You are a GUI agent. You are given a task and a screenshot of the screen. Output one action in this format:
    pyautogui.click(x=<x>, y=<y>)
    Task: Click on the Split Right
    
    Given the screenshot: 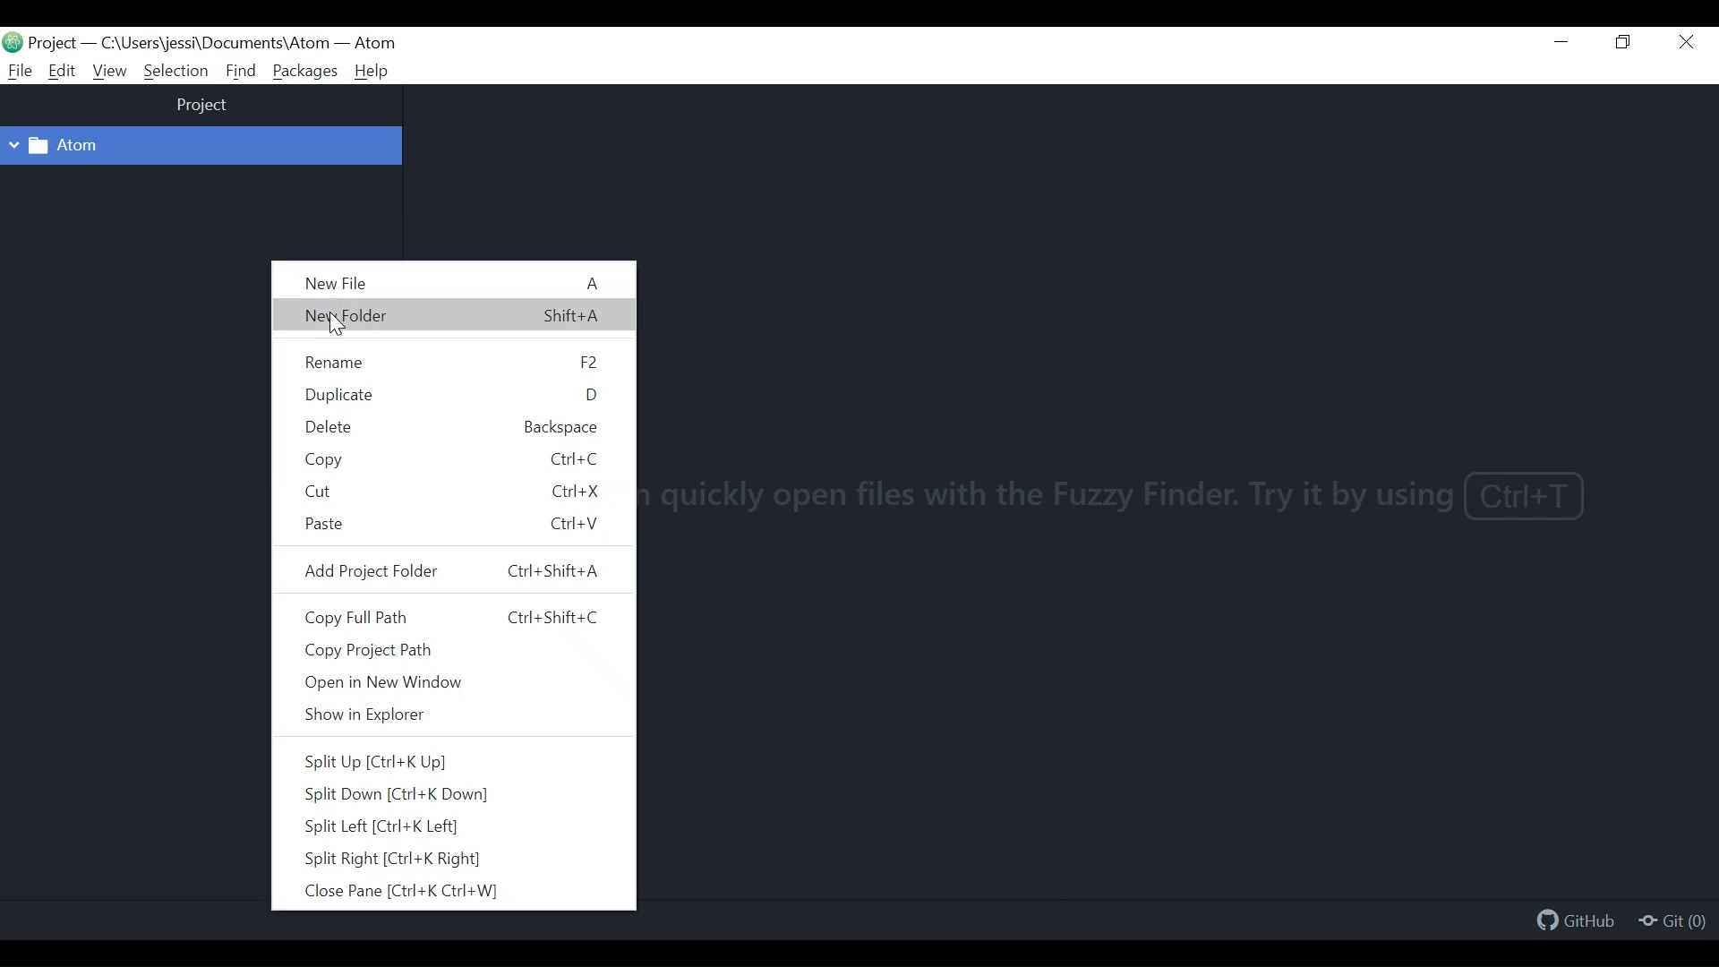 What is the action you would take?
    pyautogui.click(x=391, y=859)
    